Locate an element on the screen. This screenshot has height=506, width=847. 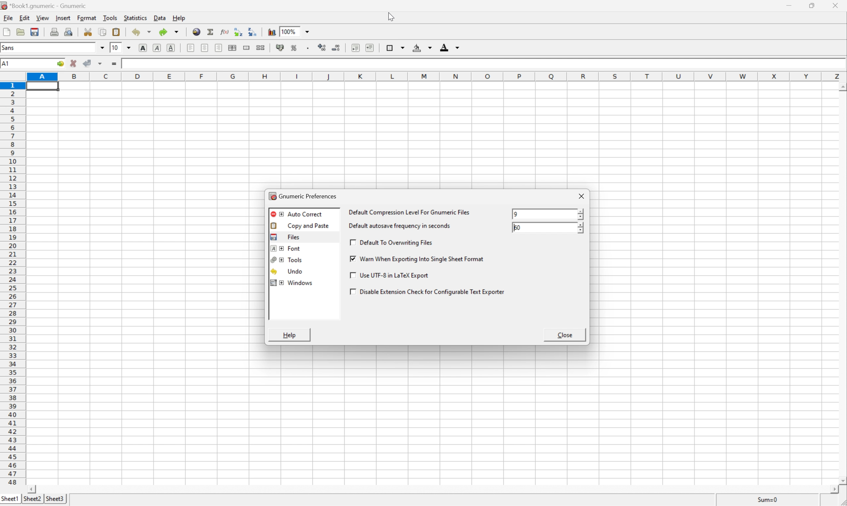
scroll left is located at coordinates (41, 490).